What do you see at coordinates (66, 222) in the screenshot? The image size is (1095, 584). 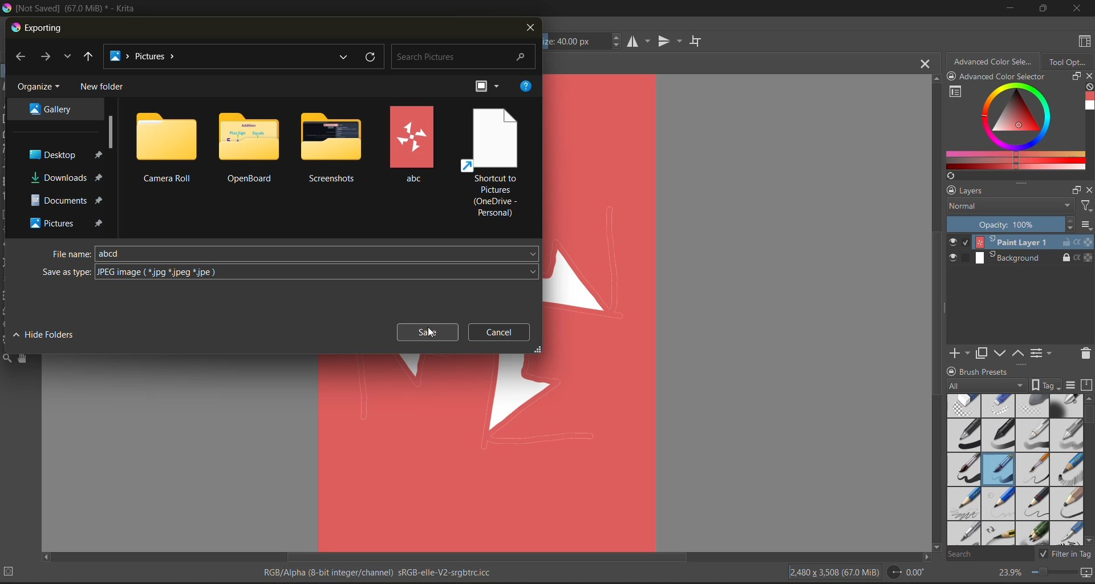 I see `file destination` at bounding box center [66, 222].